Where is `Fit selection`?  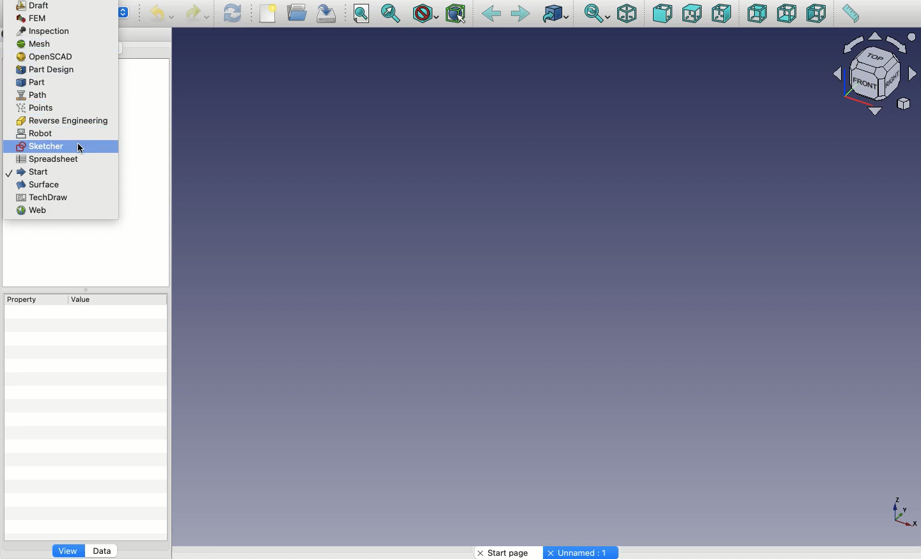
Fit selection is located at coordinates (392, 13).